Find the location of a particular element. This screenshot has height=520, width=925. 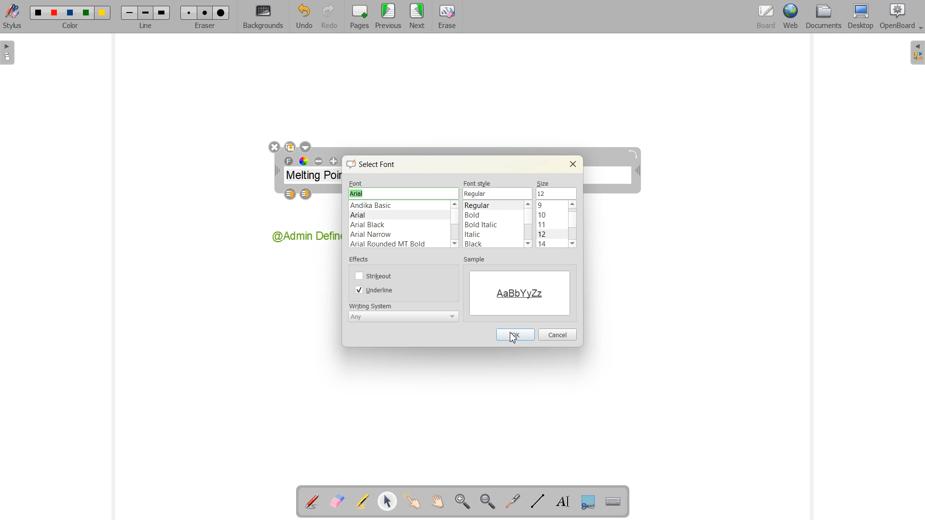

Display virtual Keyboard is located at coordinates (612, 500).